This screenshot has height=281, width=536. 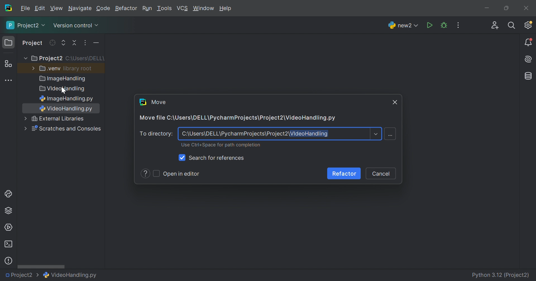 I want to click on External Libraries, so click(x=58, y=119).